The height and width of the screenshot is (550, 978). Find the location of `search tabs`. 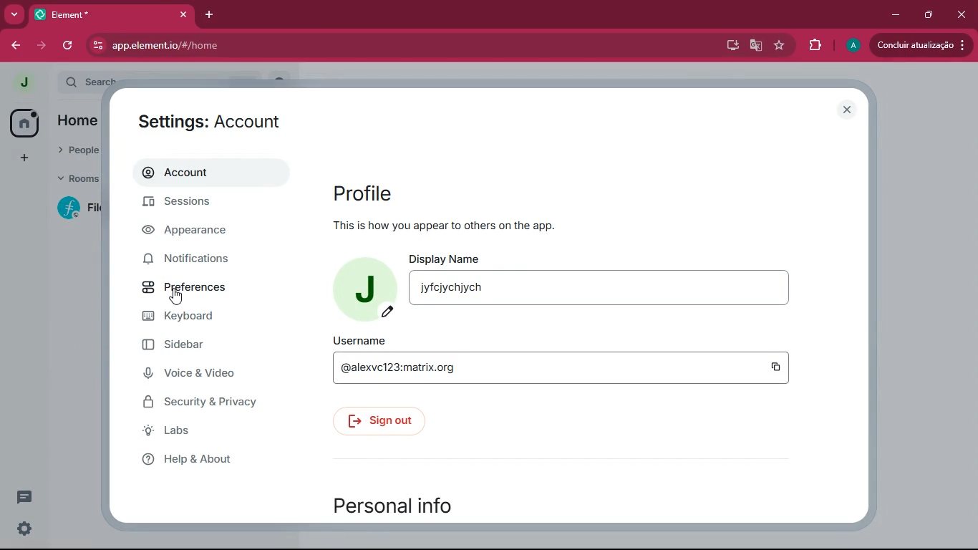

search tabs is located at coordinates (15, 16).